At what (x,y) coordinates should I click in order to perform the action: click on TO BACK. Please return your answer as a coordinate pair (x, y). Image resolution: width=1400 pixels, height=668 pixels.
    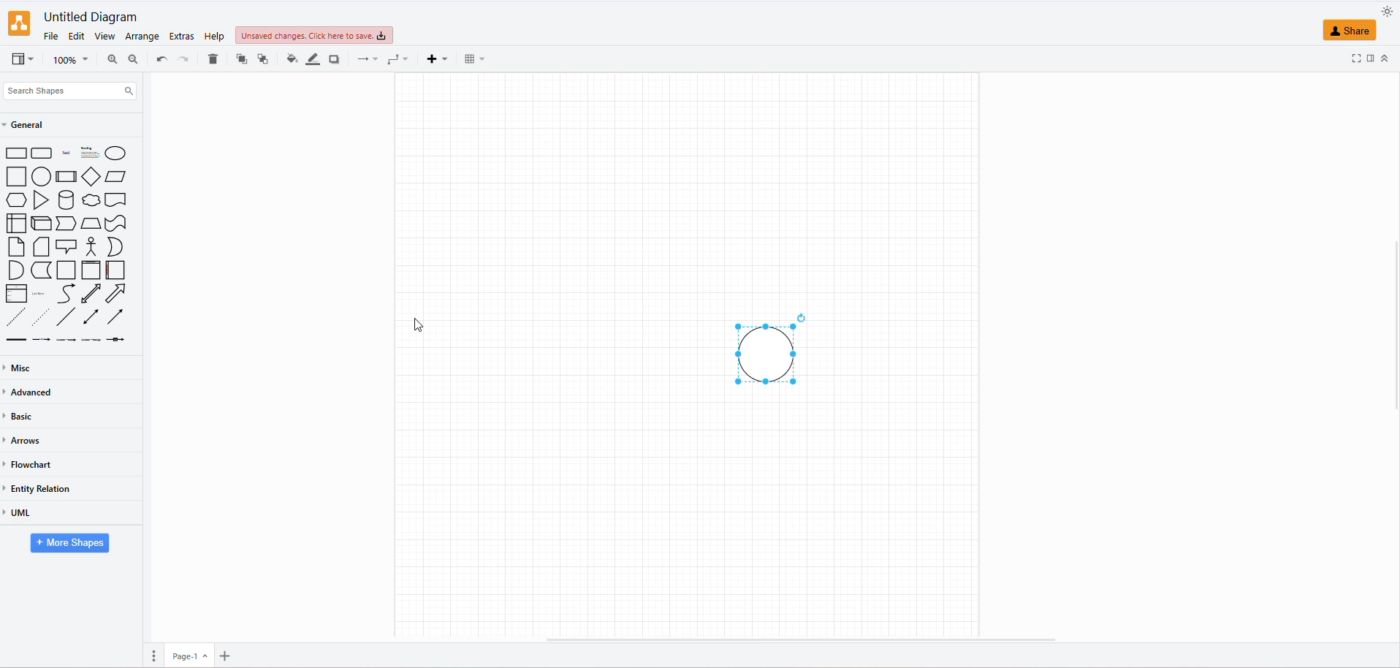
    Looking at the image, I should click on (261, 59).